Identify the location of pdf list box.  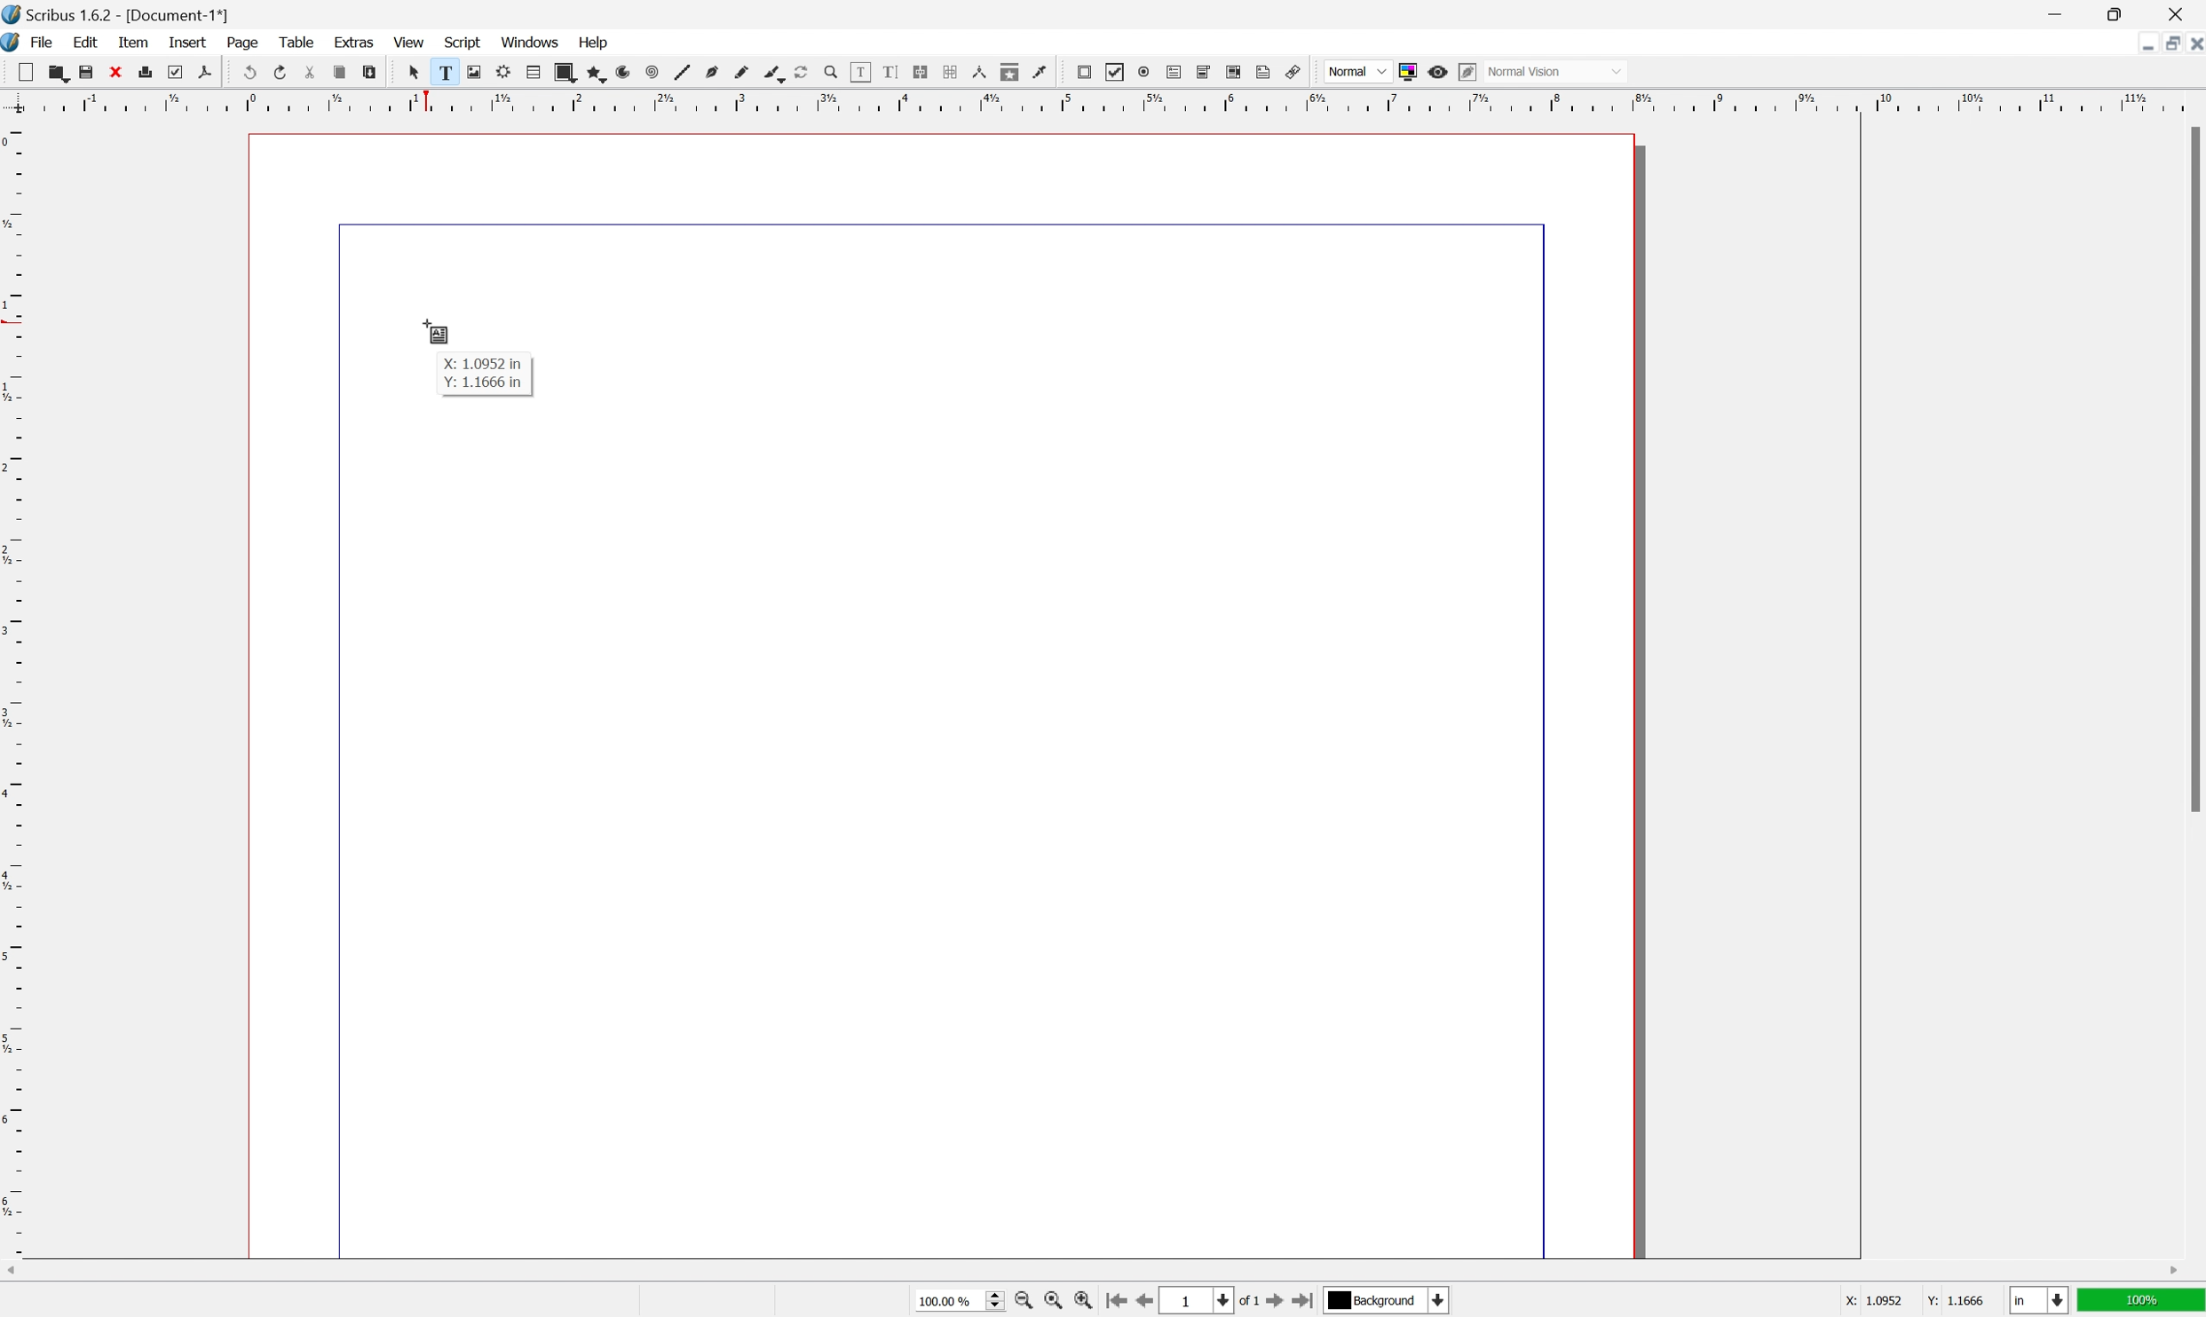
(1233, 71).